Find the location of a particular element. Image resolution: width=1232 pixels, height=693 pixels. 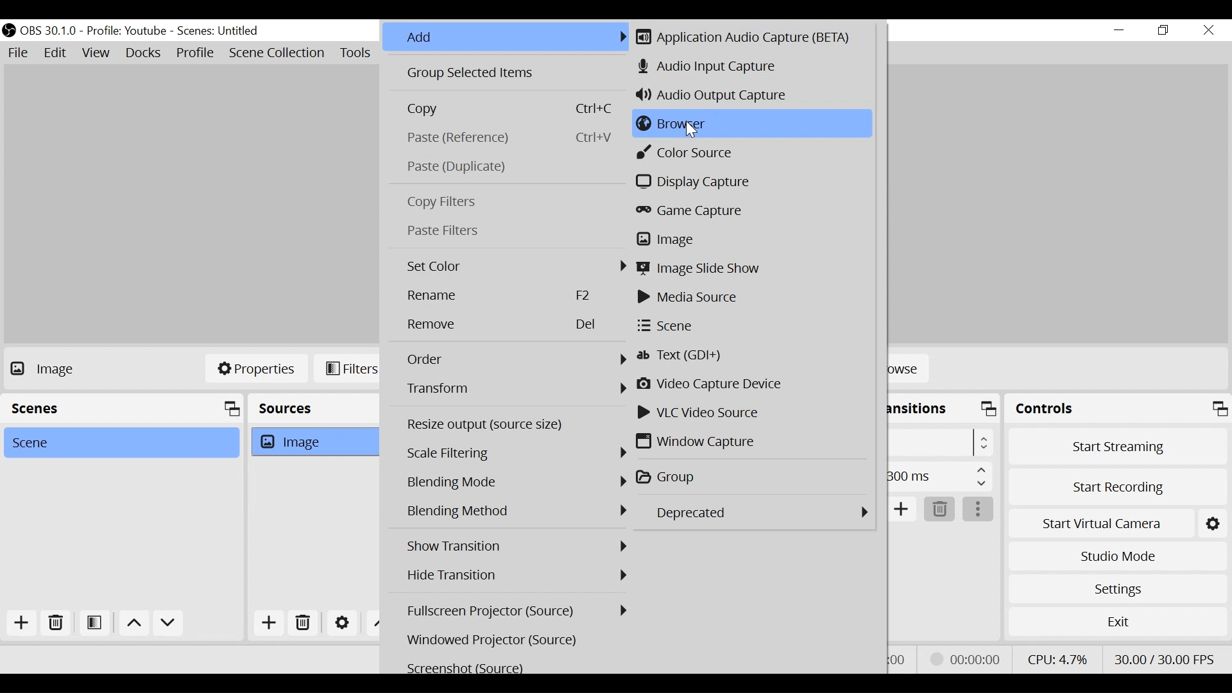

CPU Usage is located at coordinates (1061, 659).